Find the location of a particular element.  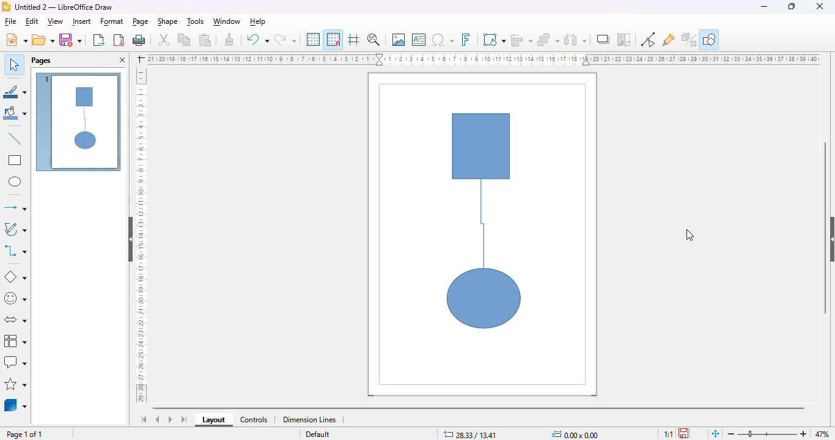

Default is located at coordinates (316, 435).